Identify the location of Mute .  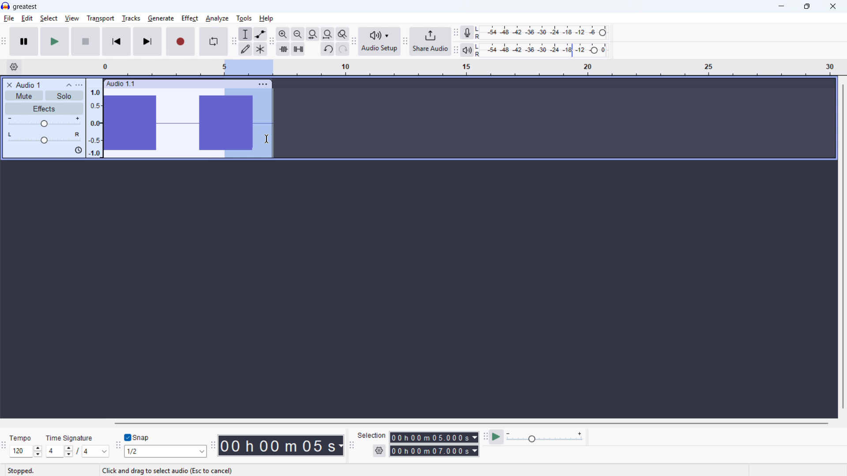
(24, 95).